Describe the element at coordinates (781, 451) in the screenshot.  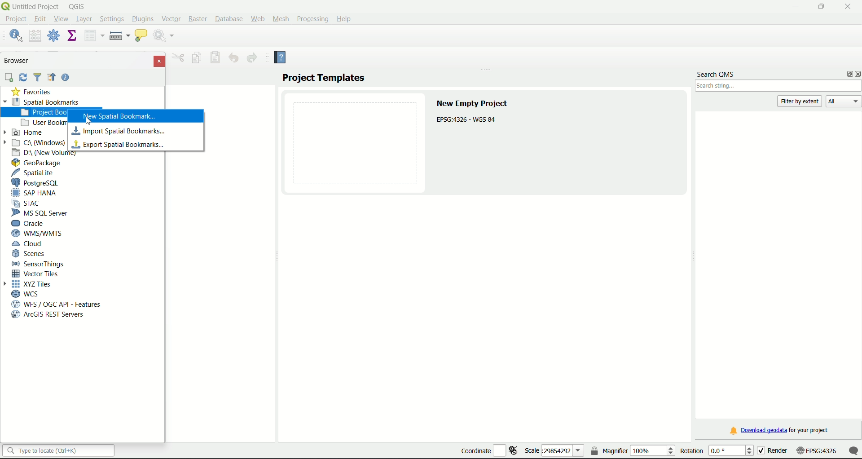
I see `render` at that location.